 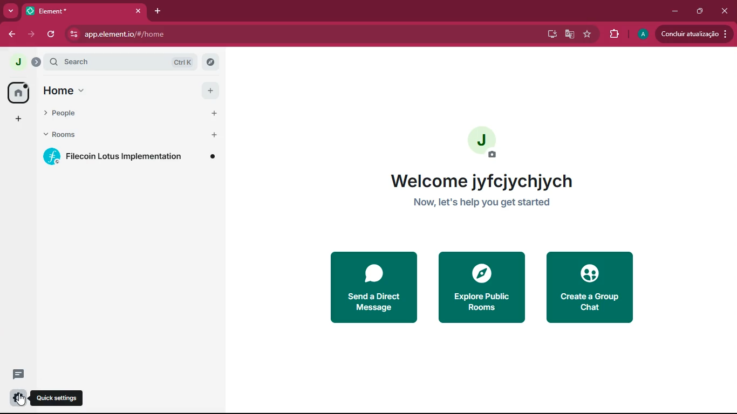 I want to click on update, so click(x=693, y=33).